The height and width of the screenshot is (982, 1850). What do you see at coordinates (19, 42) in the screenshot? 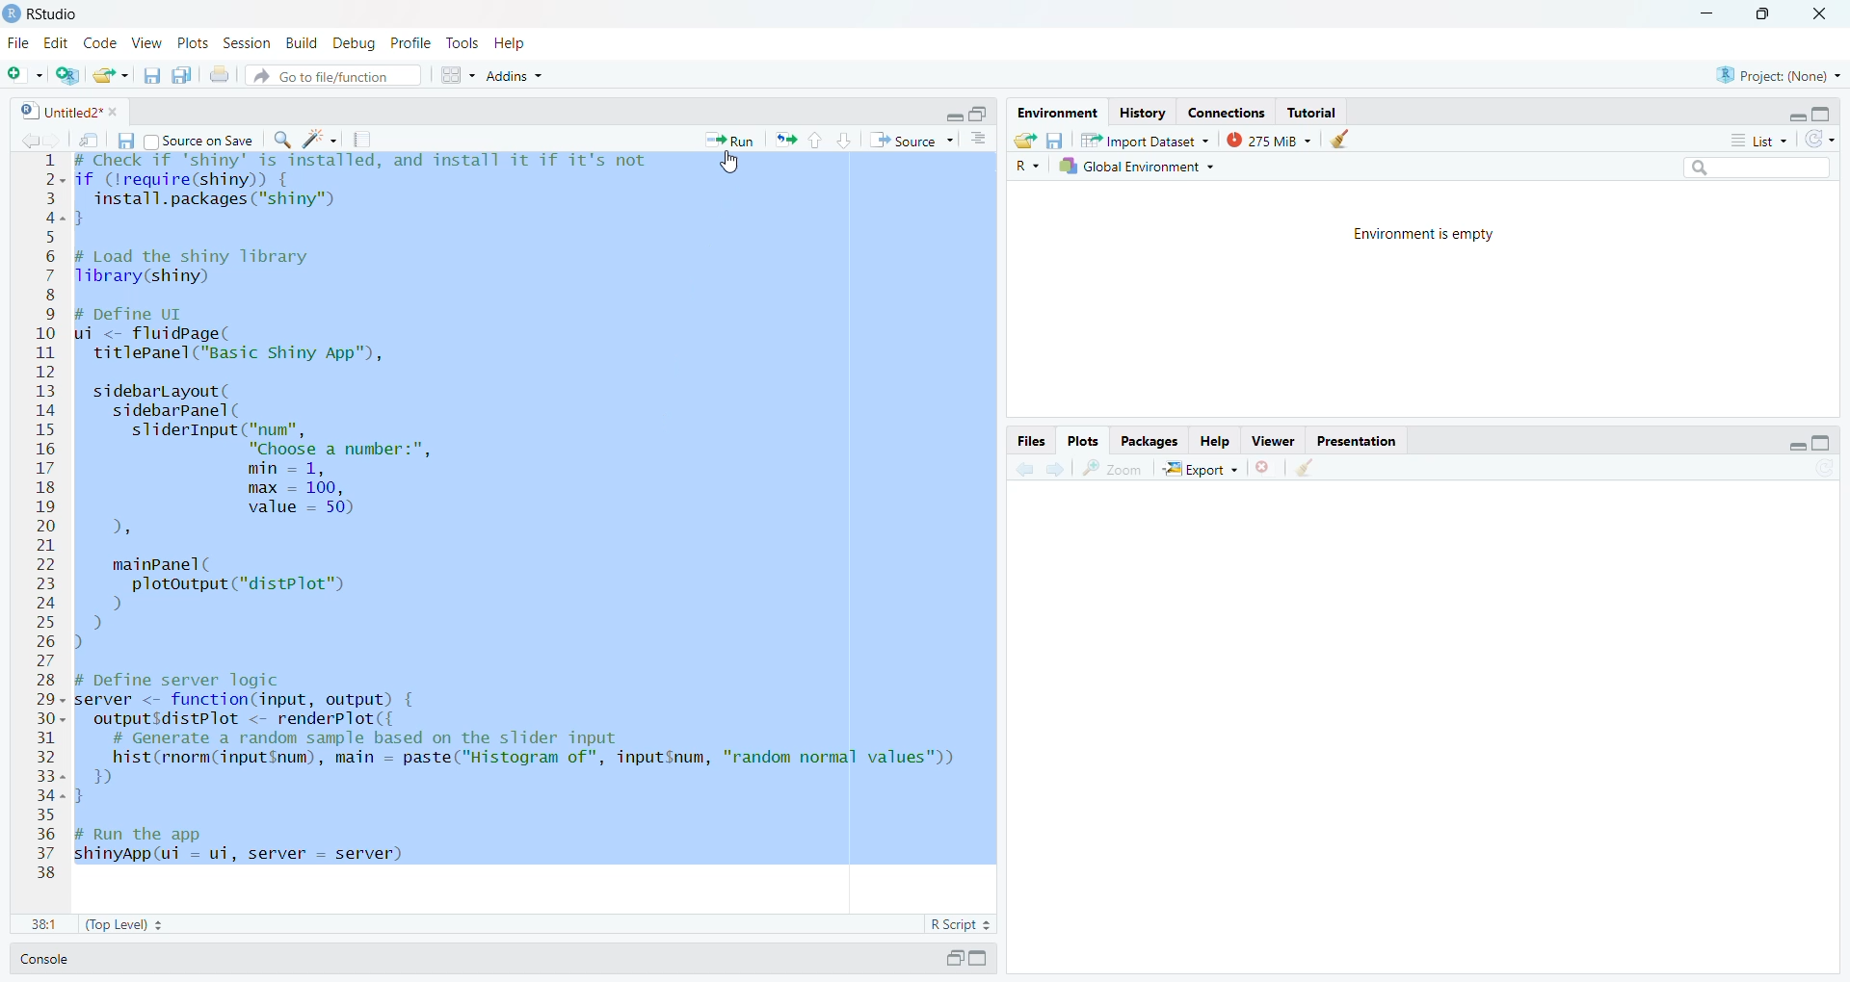
I see `File` at bounding box center [19, 42].